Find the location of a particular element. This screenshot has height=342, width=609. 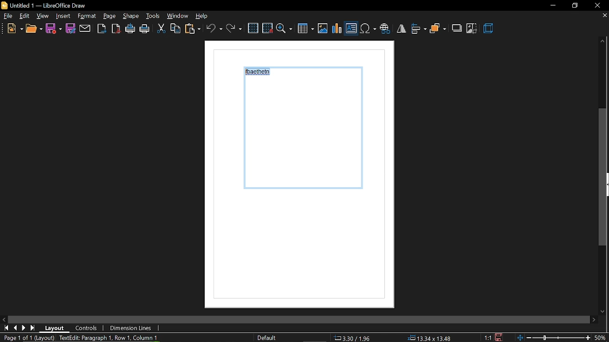

grid is located at coordinates (253, 28).